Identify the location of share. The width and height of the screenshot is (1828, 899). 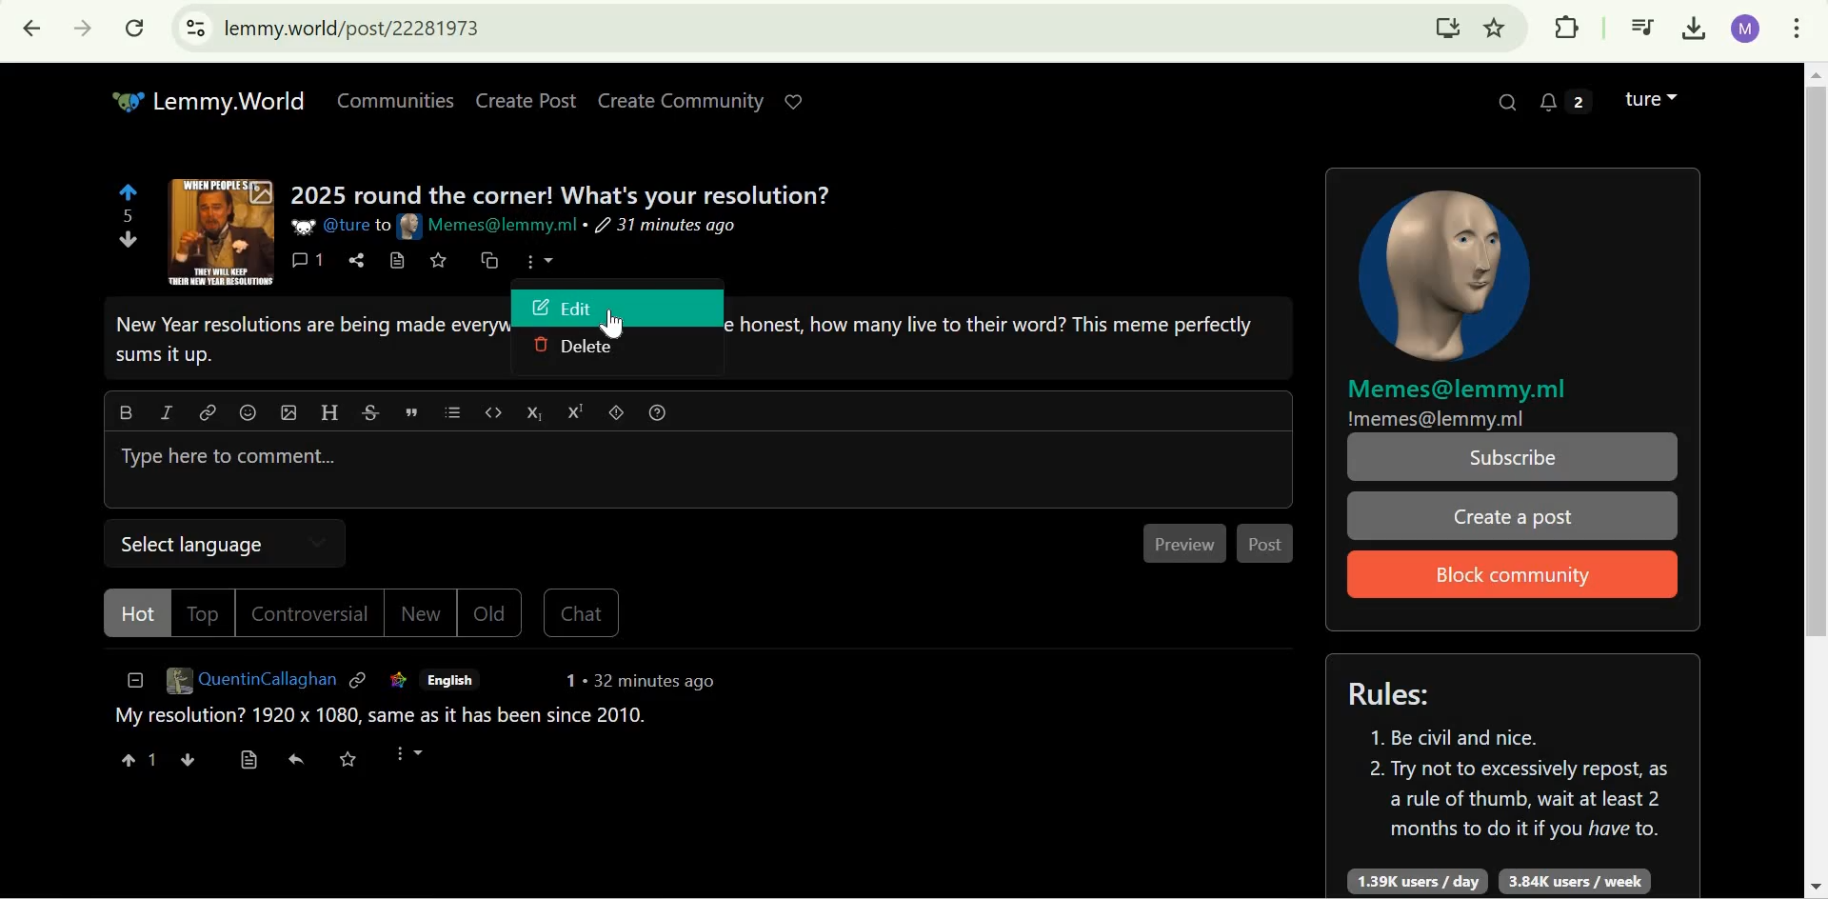
(359, 260).